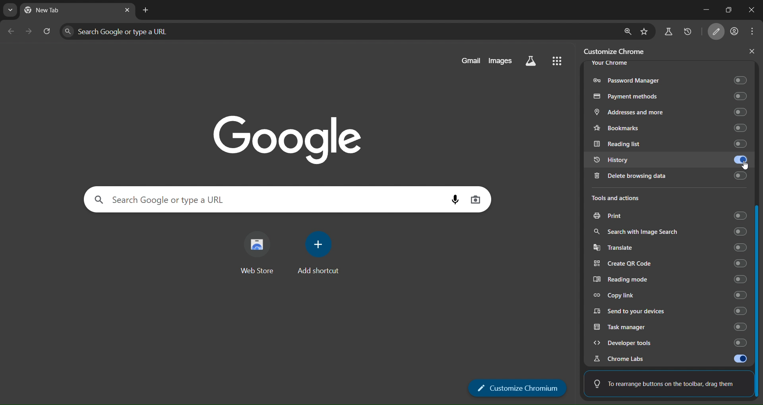 The width and height of the screenshot is (763, 405). What do you see at coordinates (725, 9) in the screenshot?
I see `restore down` at bounding box center [725, 9].